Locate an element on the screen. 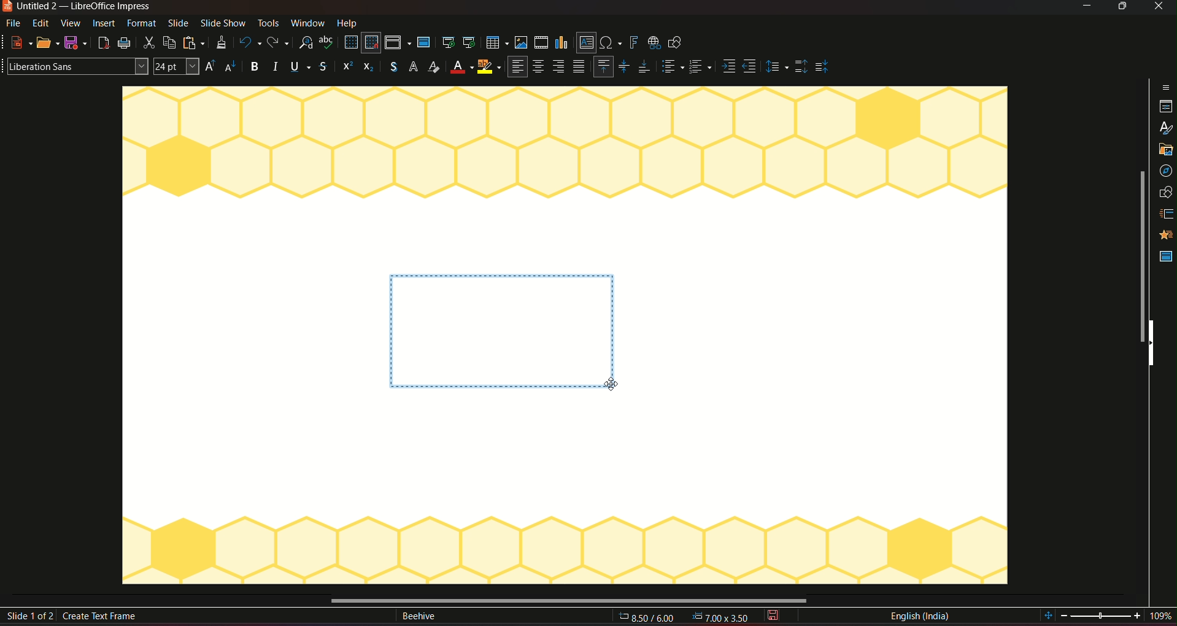  Align bottom is located at coordinates (644, 67).